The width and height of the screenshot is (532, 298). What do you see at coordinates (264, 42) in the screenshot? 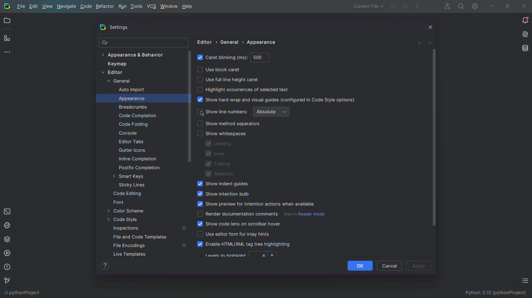
I see `Appearance` at bounding box center [264, 42].